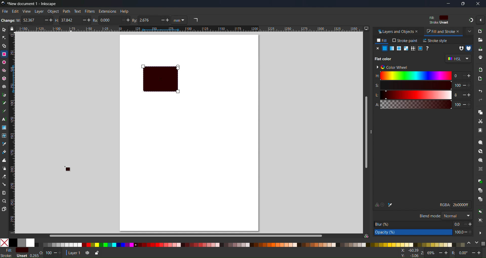 The width and height of the screenshot is (486, 258). What do you see at coordinates (382, 40) in the screenshot?
I see `fill` at bounding box center [382, 40].